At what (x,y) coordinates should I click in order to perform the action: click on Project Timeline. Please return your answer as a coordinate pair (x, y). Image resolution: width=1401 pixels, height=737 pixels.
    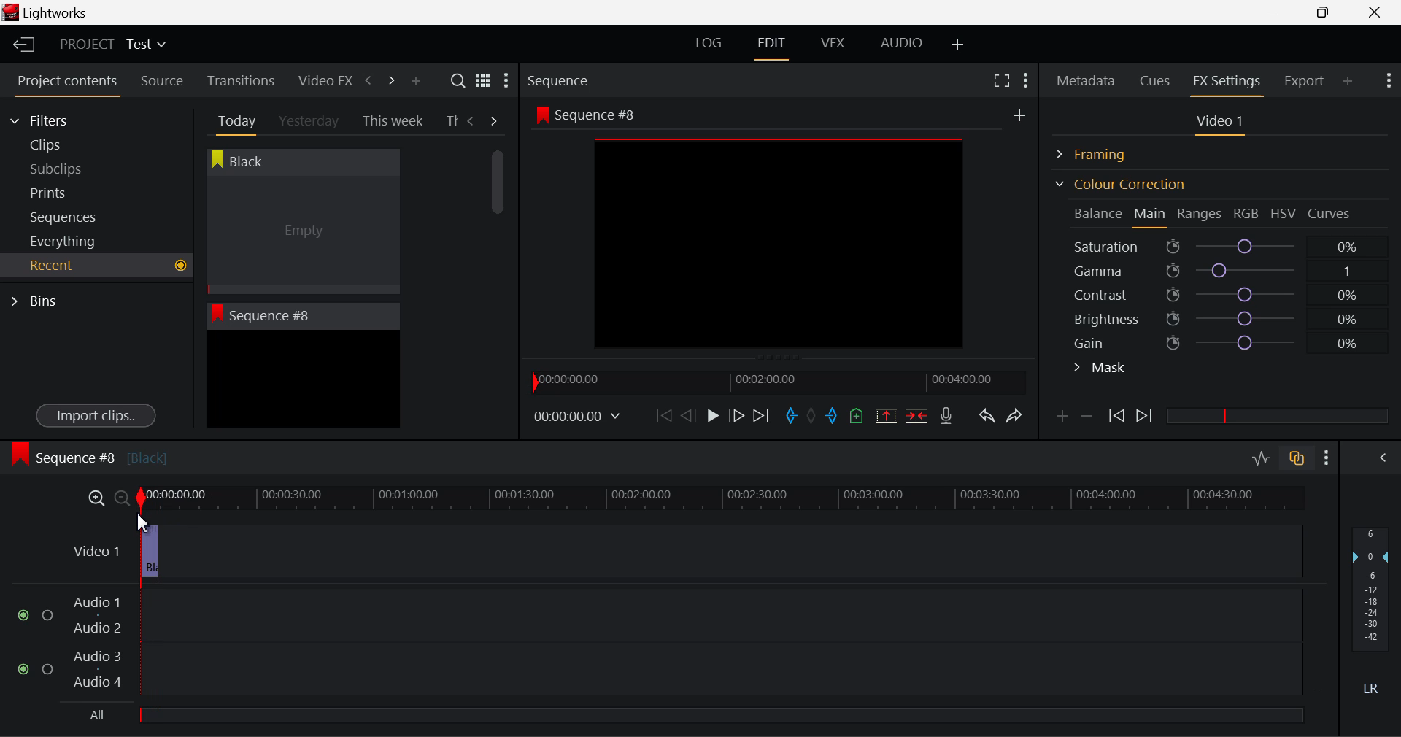
    Looking at the image, I should click on (722, 499).